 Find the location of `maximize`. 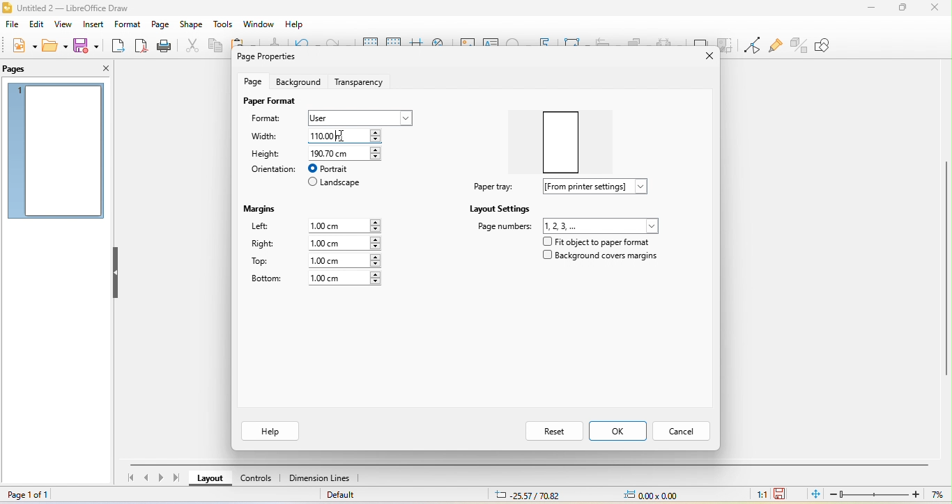

maximize is located at coordinates (902, 8).